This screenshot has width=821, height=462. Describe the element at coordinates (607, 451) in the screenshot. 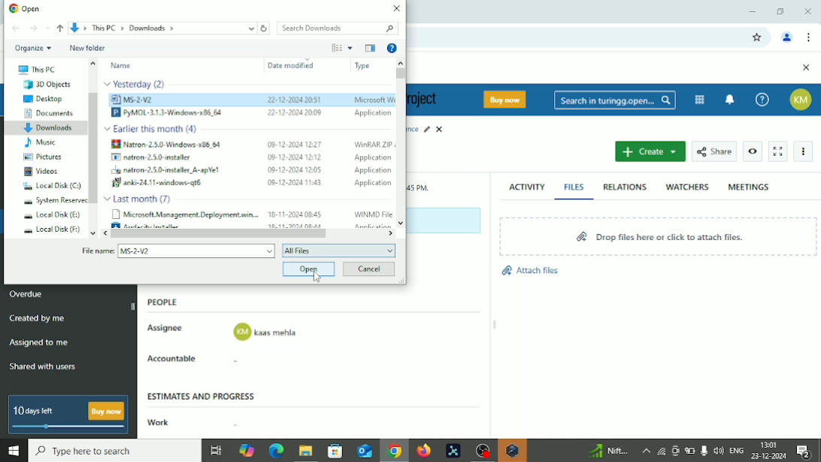

I see `Sensex` at that location.